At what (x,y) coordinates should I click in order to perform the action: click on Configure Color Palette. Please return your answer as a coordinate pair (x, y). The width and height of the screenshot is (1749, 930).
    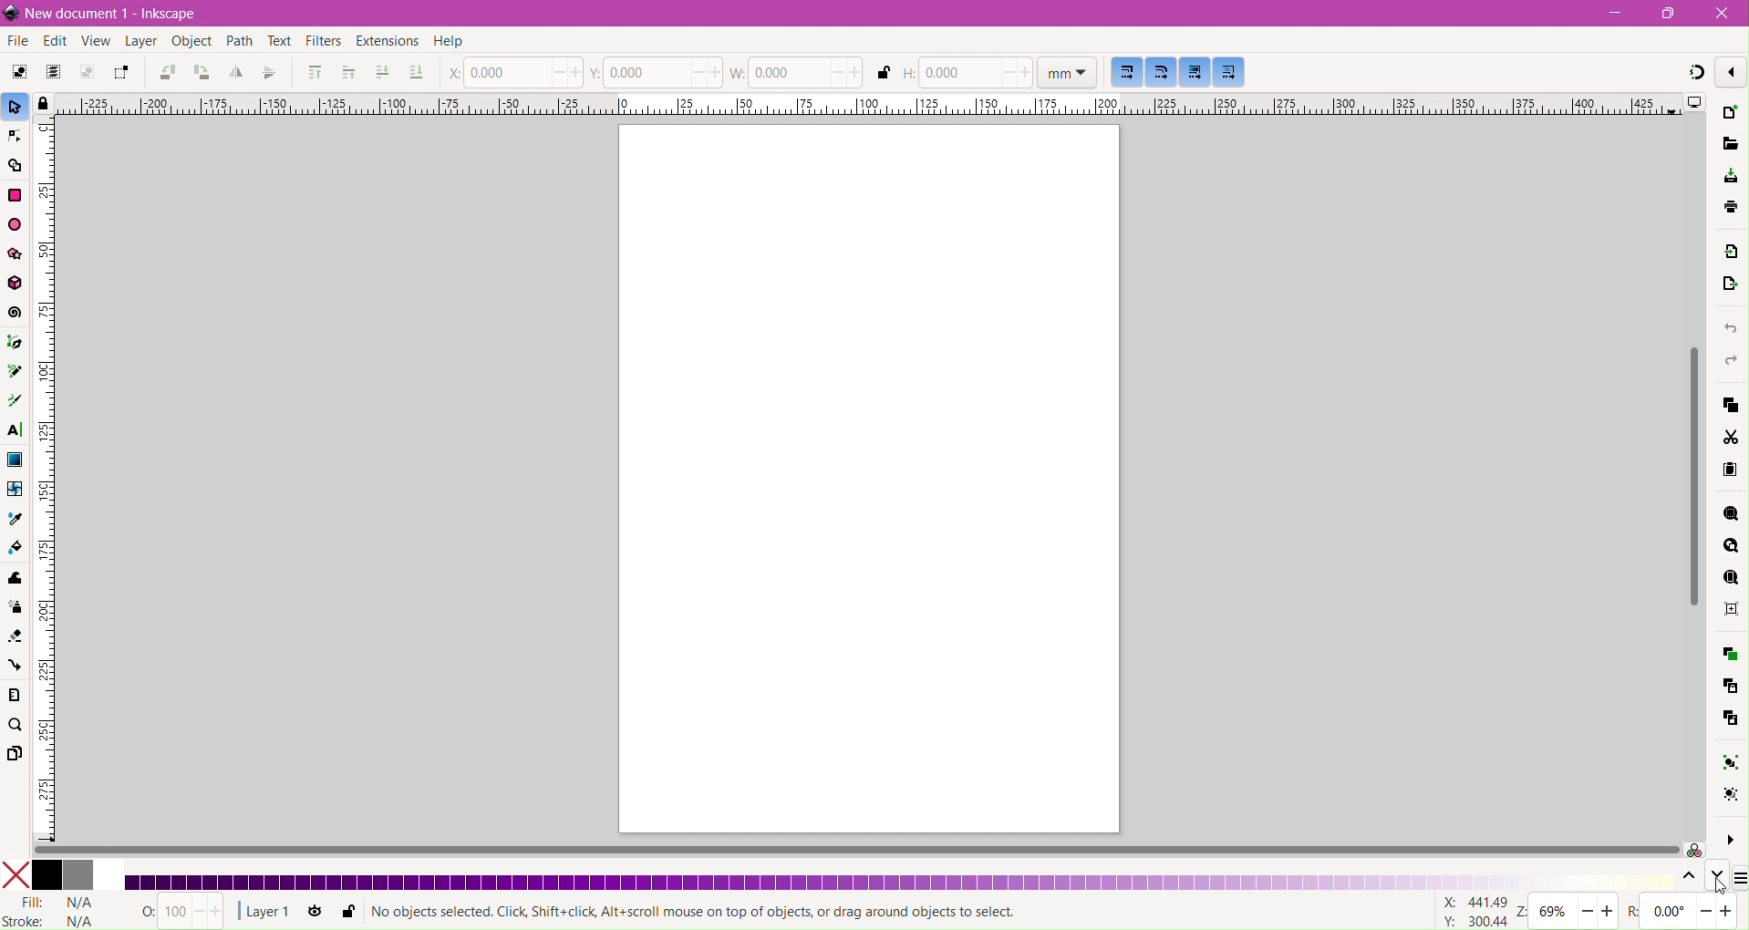
    Looking at the image, I should click on (1737, 878).